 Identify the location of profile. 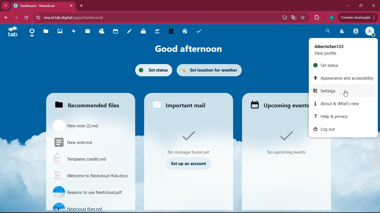
(370, 31).